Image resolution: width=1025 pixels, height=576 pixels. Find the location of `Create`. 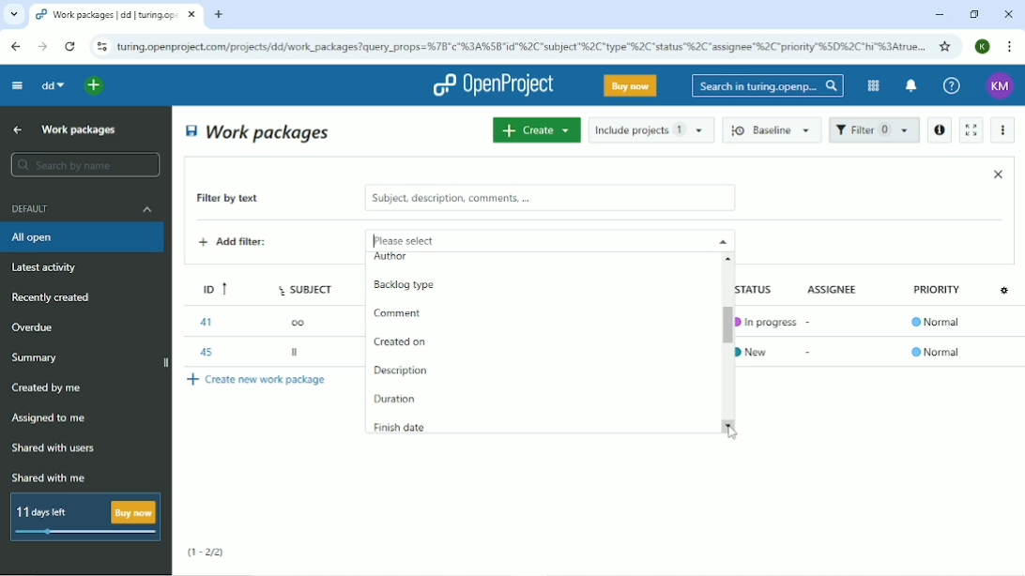

Create is located at coordinates (536, 129).